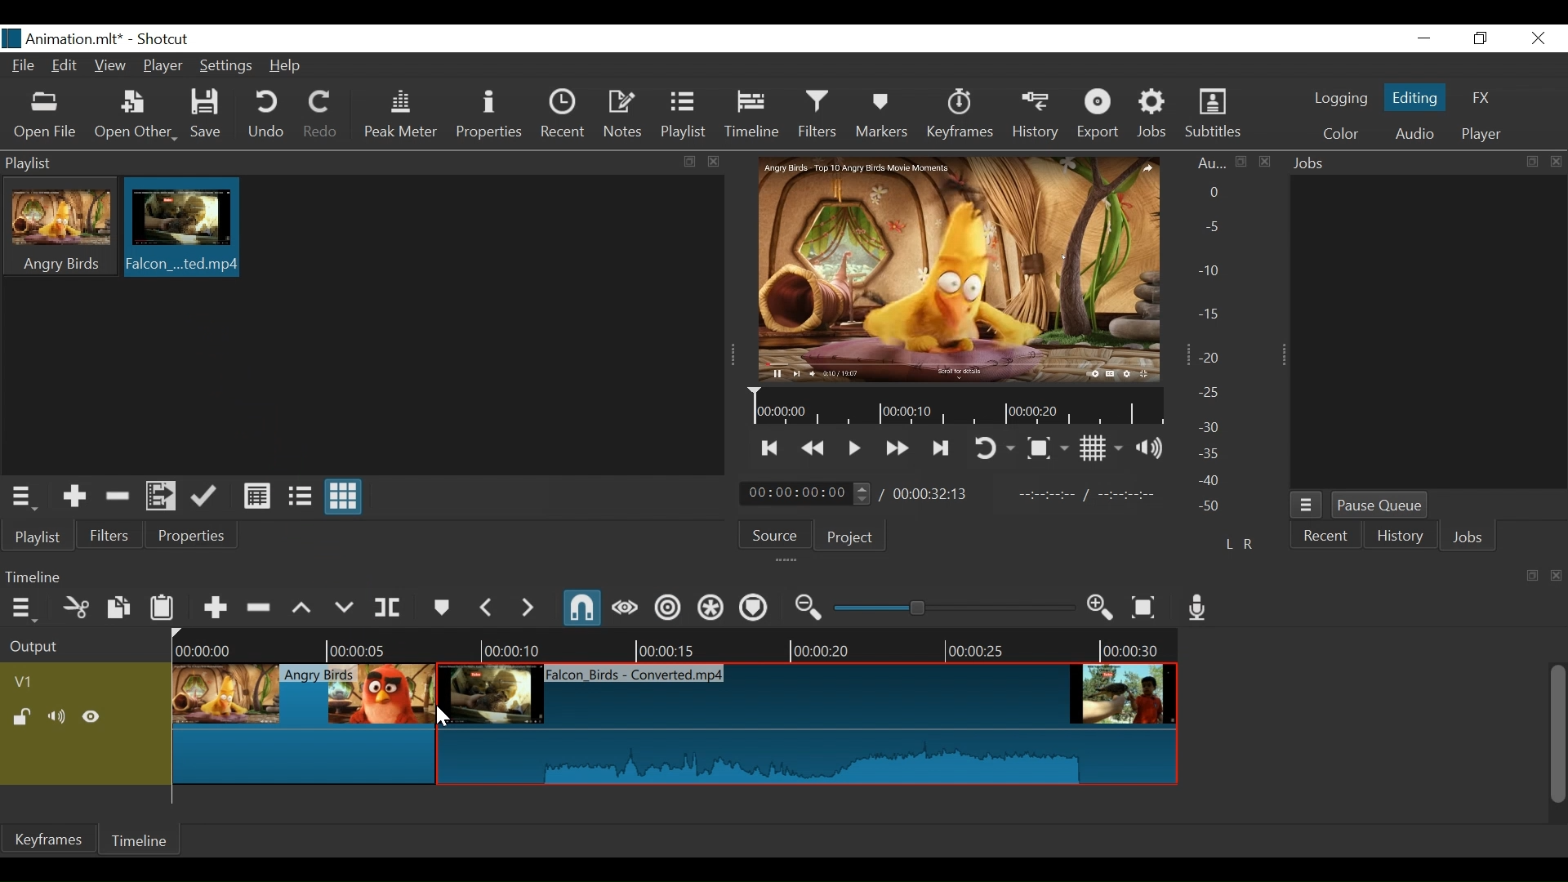 The height and width of the screenshot is (882, 1568). What do you see at coordinates (669, 608) in the screenshot?
I see `Ripple ` at bounding box center [669, 608].